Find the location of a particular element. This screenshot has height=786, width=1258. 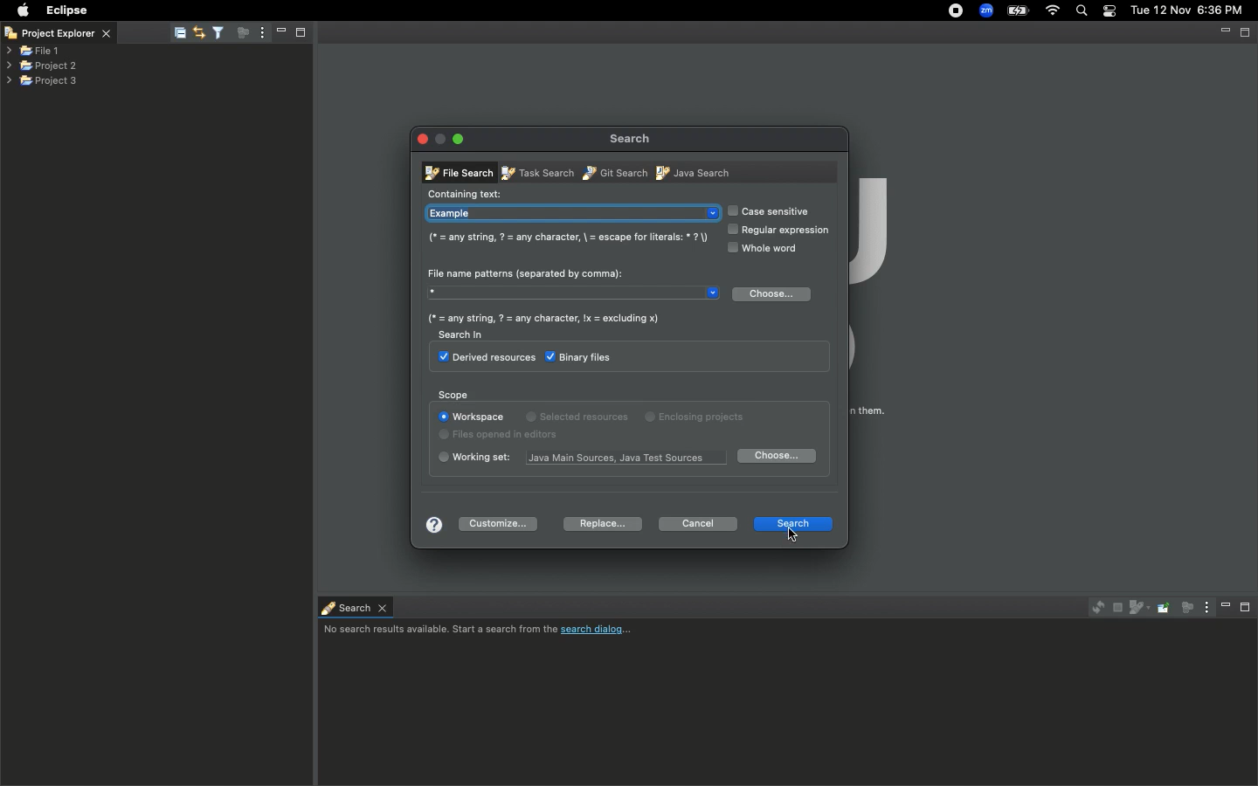

Cancel is located at coordinates (698, 524).